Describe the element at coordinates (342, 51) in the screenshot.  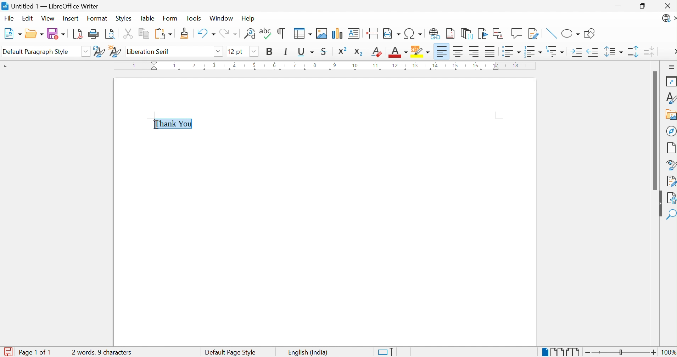
I see `Superscript` at that location.